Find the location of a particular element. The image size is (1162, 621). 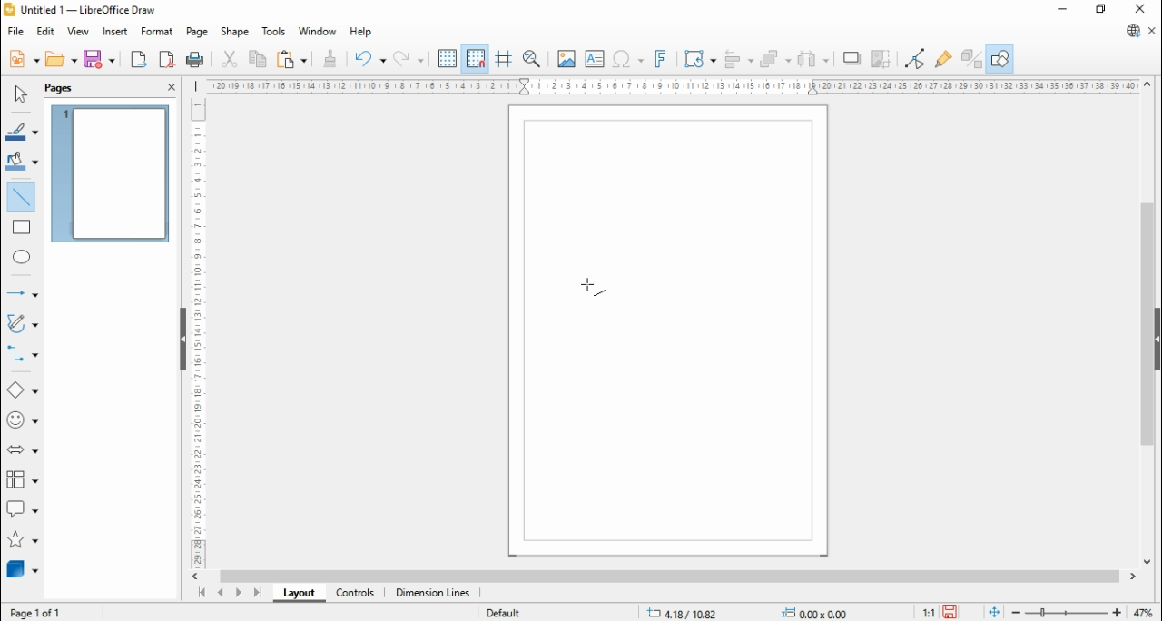

page 1 of 1 is located at coordinates (37, 611).